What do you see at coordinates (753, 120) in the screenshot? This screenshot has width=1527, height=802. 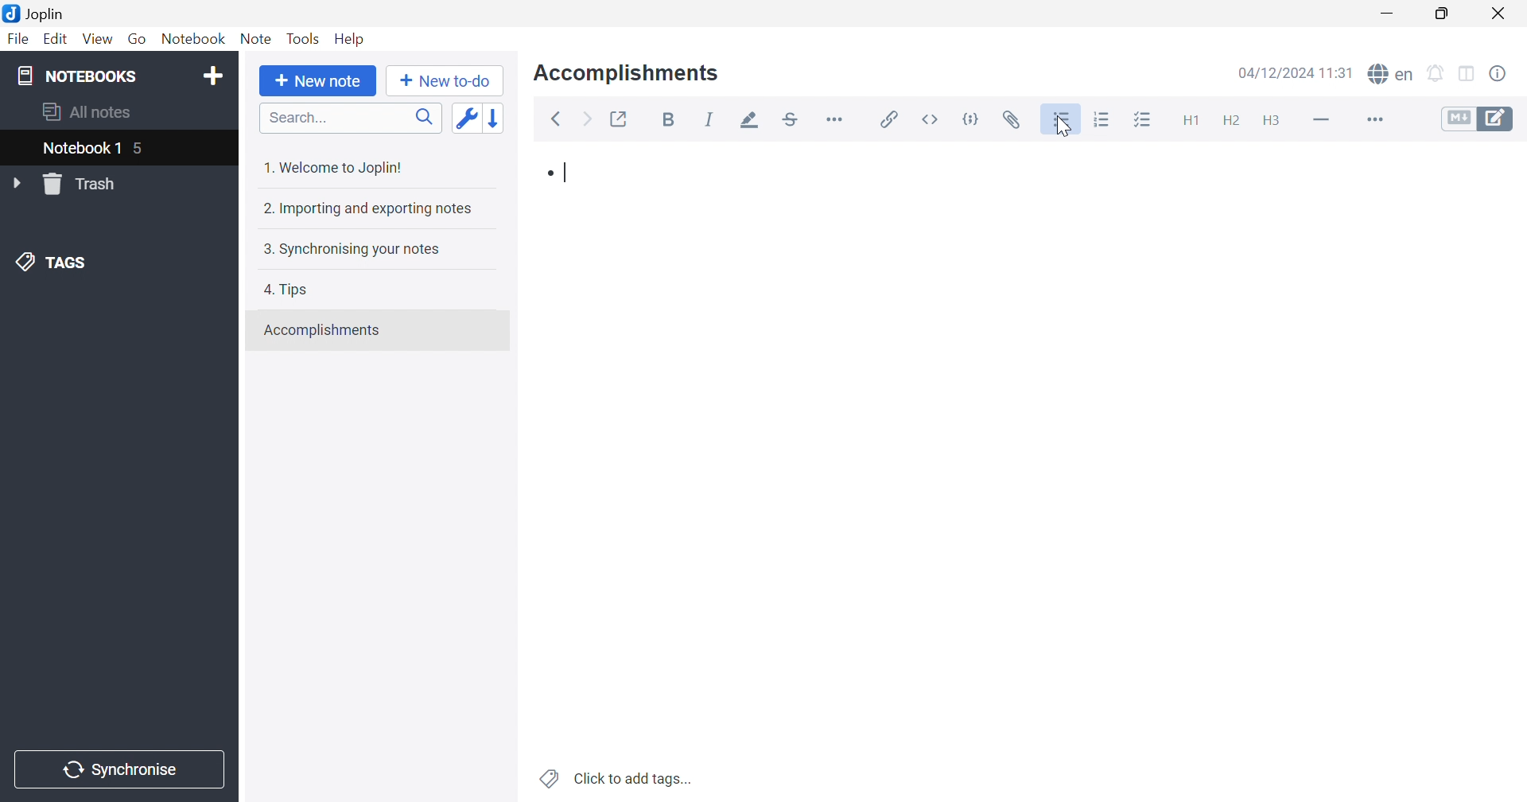 I see `Highlight` at bounding box center [753, 120].